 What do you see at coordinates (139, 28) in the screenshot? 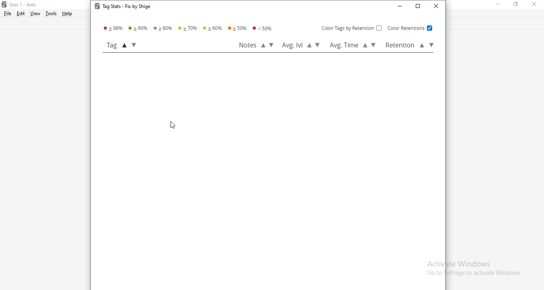
I see `>90%` at bounding box center [139, 28].